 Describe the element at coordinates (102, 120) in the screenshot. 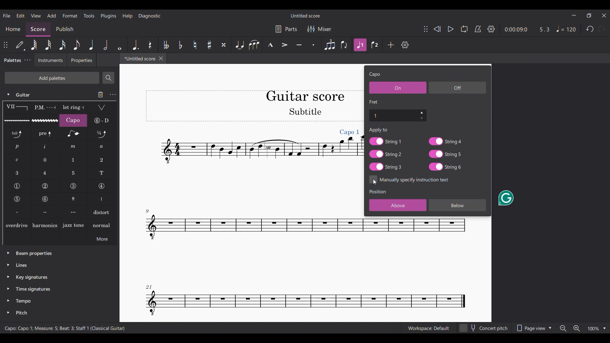

I see `String tunings` at that location.